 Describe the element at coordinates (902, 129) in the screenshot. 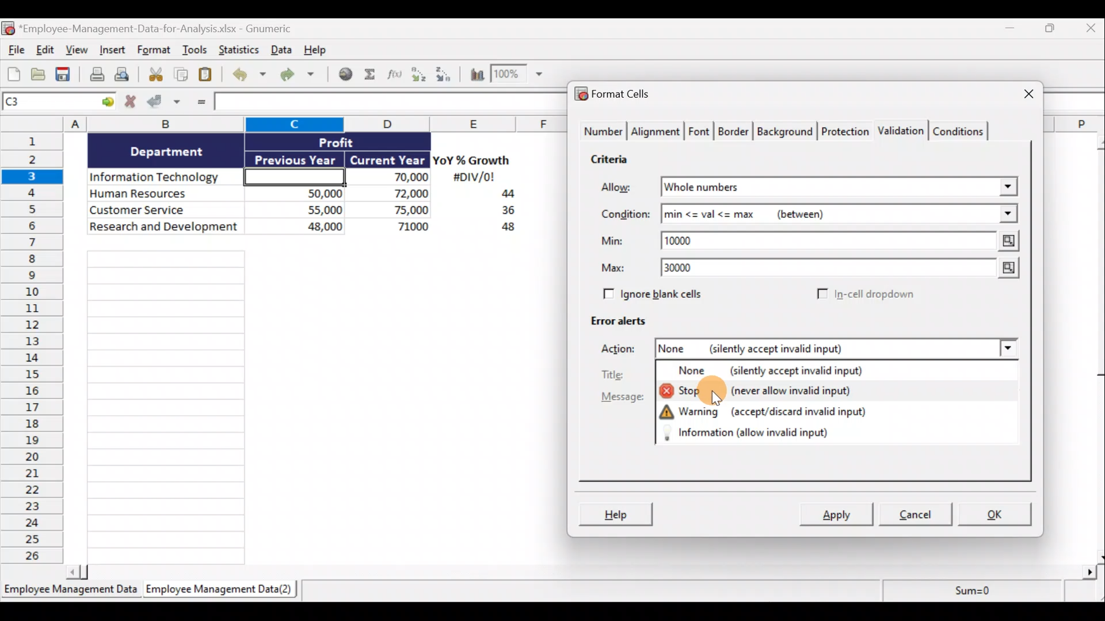

I see `Validation` at that location.